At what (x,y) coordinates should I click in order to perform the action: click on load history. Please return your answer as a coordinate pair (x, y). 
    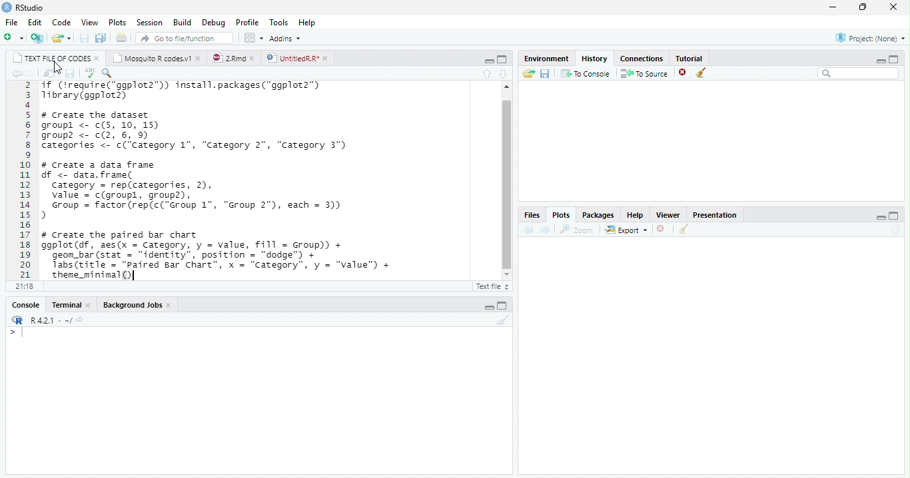
    Looking at the image, I should click on (528, 72).